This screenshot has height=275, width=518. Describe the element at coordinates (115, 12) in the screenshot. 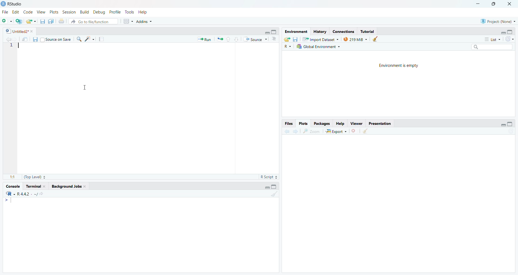

I see `Profile` at that location.